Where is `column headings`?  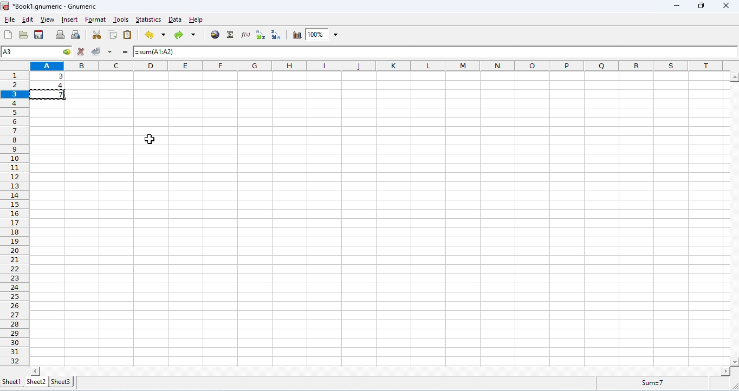
column headings is located at coordinates (379, 66).